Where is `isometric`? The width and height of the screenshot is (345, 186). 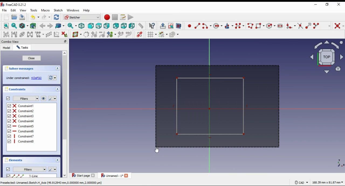 isometric is located at coordinates (82, 26).